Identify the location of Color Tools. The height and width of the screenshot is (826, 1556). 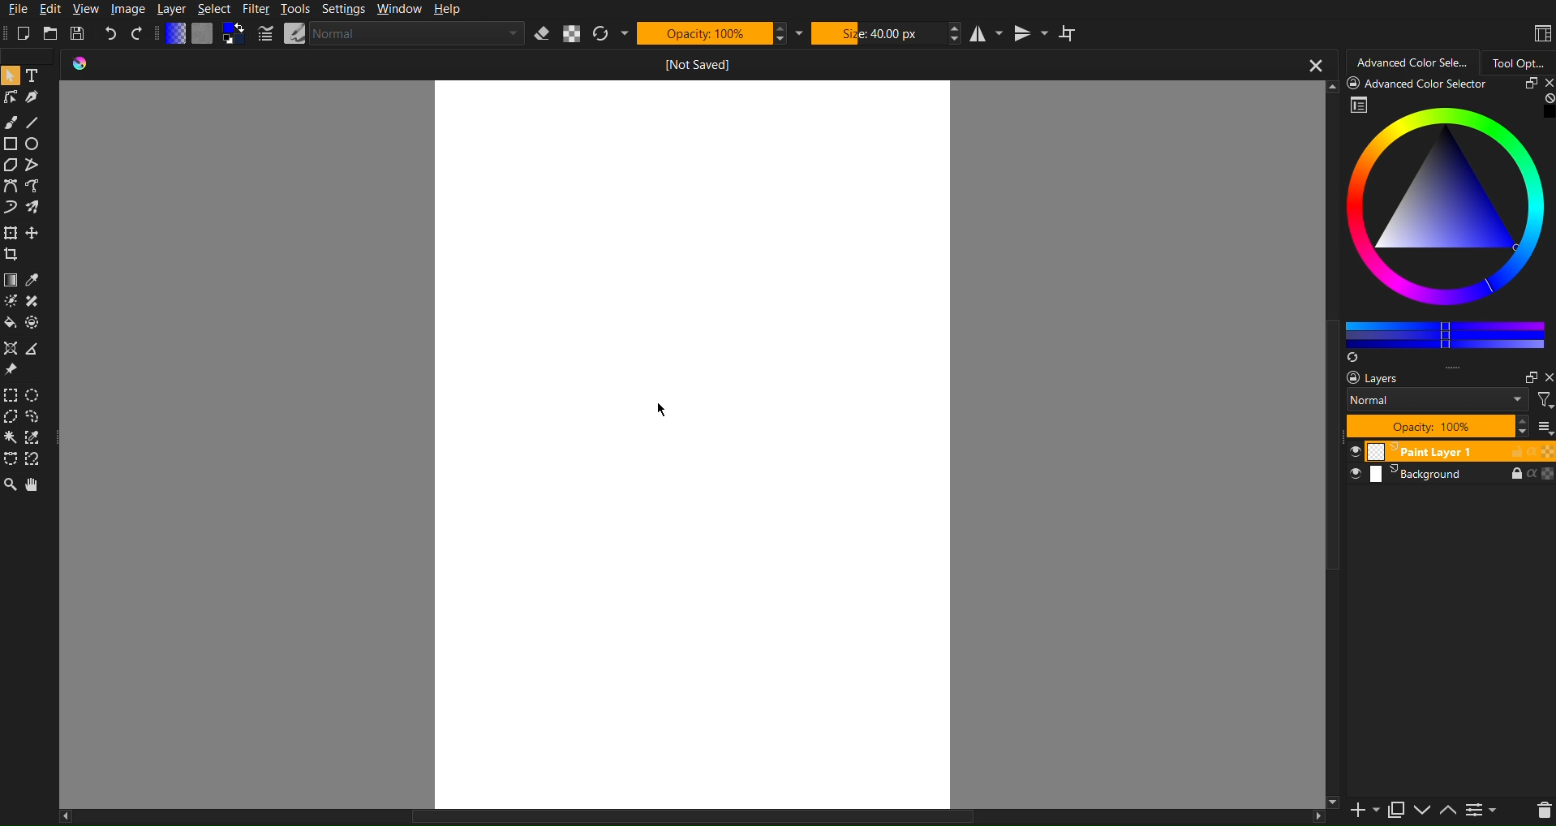
(28, 299).